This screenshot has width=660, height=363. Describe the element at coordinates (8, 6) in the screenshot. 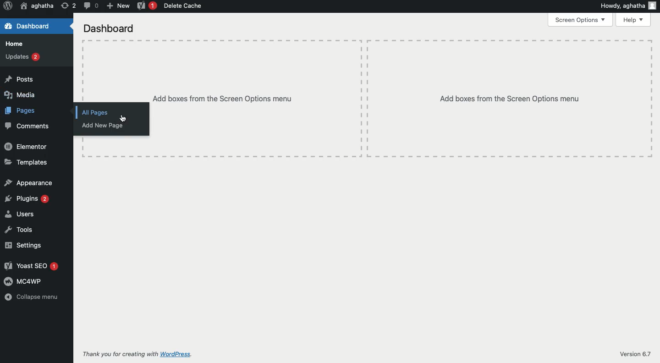

I see `Logo` at that location.